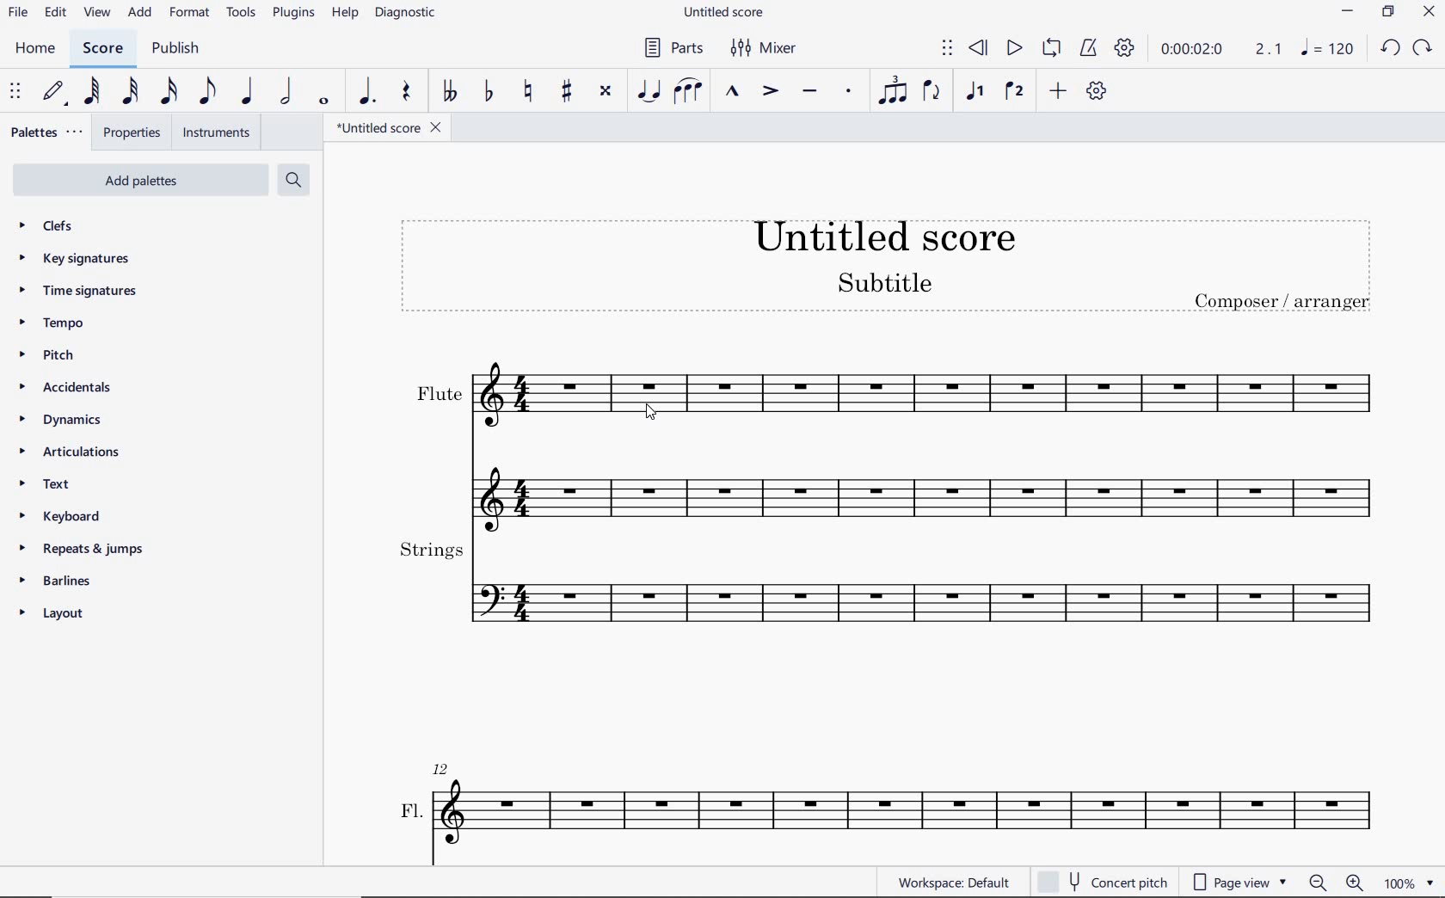 This screenshot has height=898, width=1445. I want to click on PROPERTIES, so click(134, 132).